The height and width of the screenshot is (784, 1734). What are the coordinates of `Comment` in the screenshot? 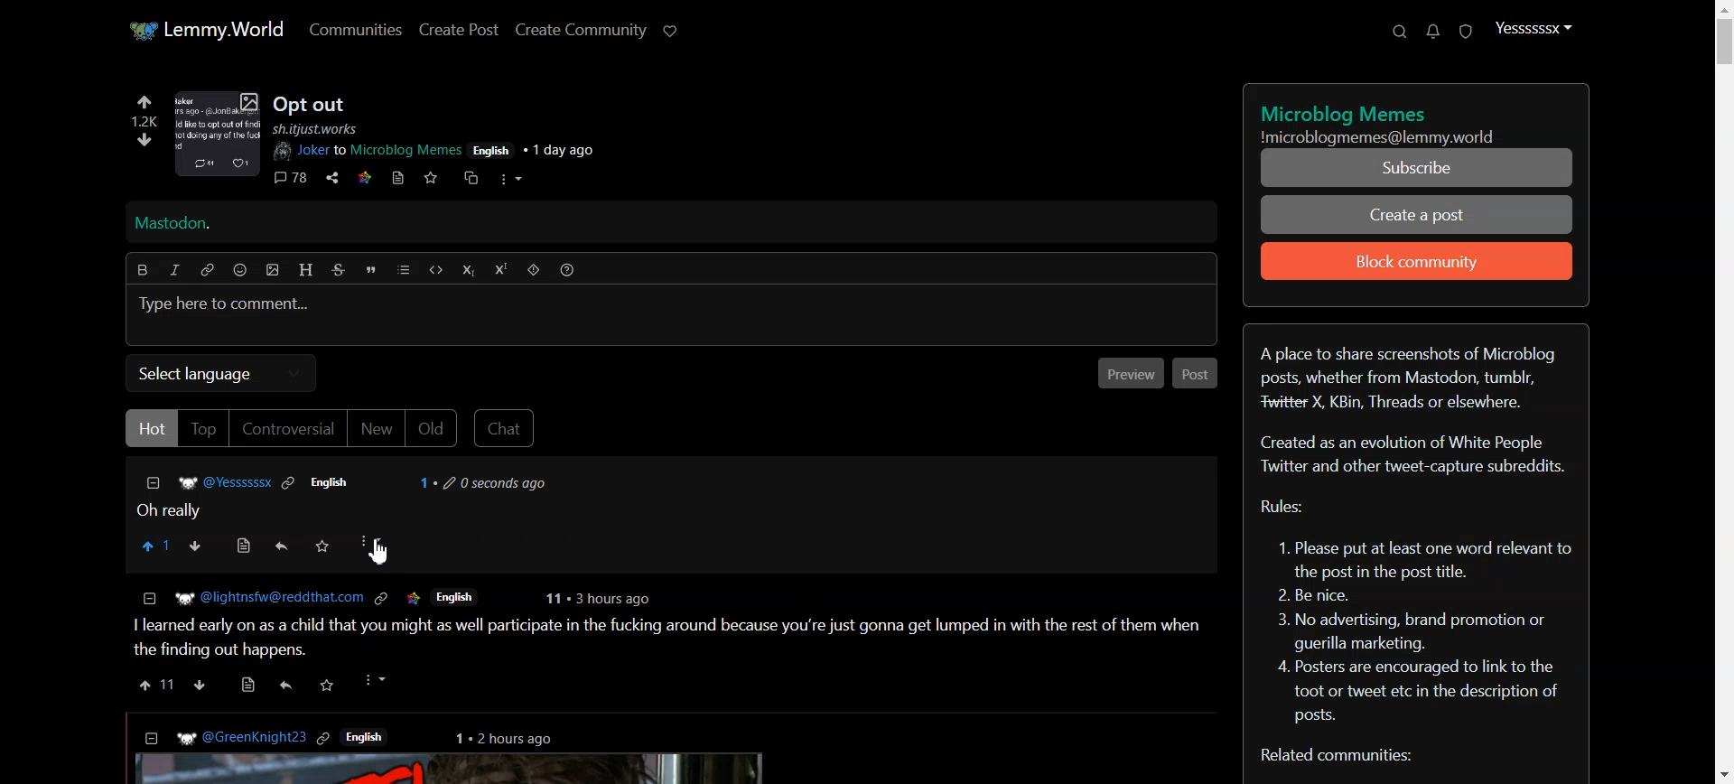 It's located at (361, 494).